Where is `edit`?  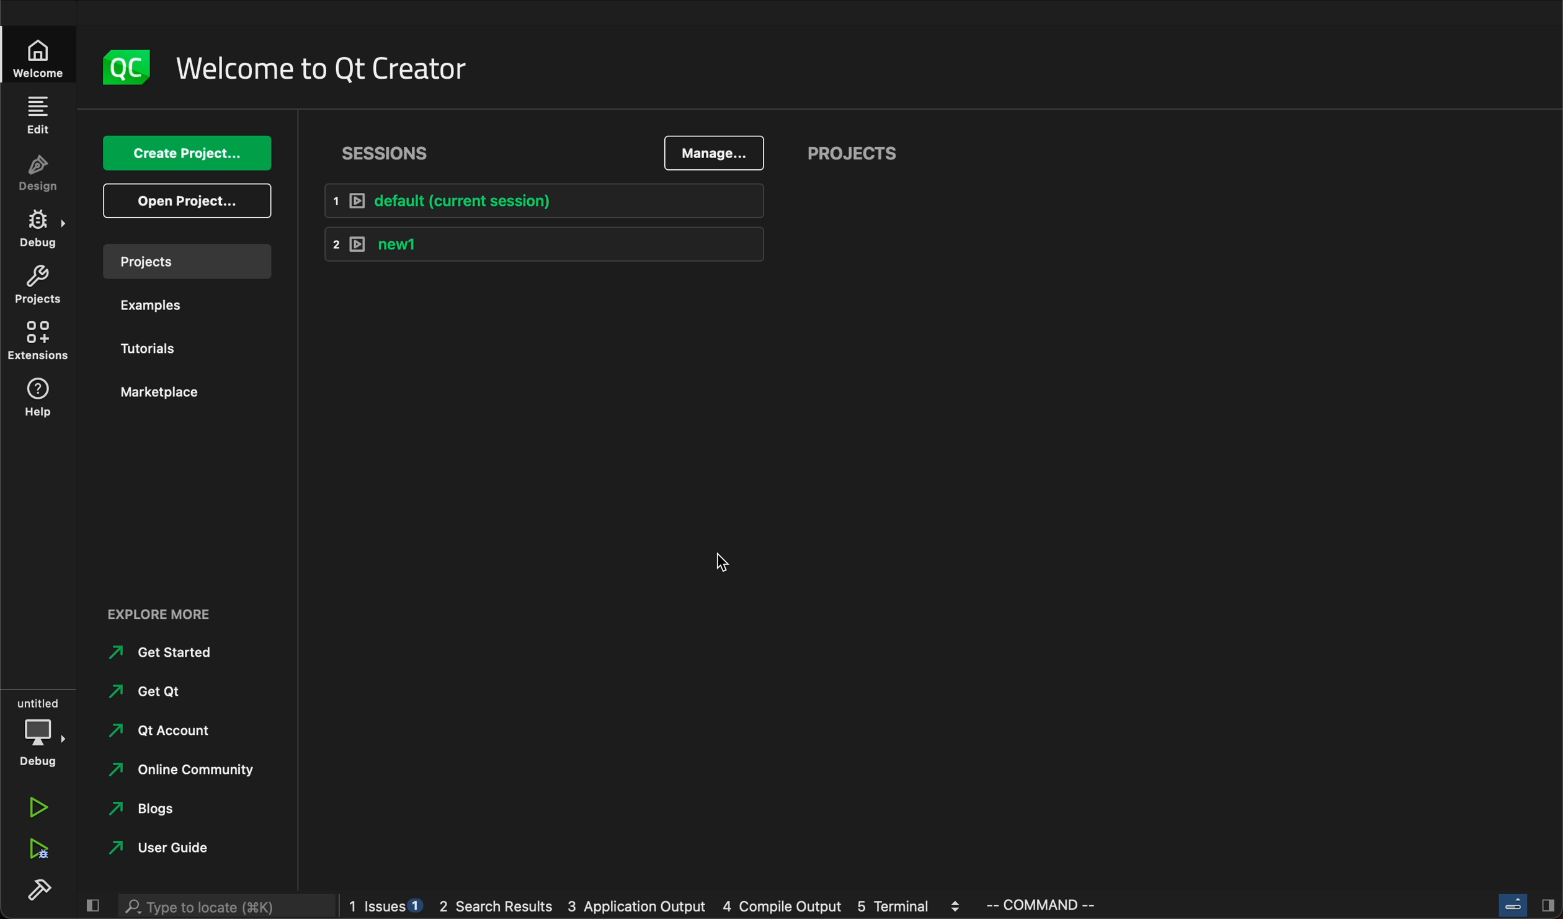
edit is located at coordinates (39, 114).